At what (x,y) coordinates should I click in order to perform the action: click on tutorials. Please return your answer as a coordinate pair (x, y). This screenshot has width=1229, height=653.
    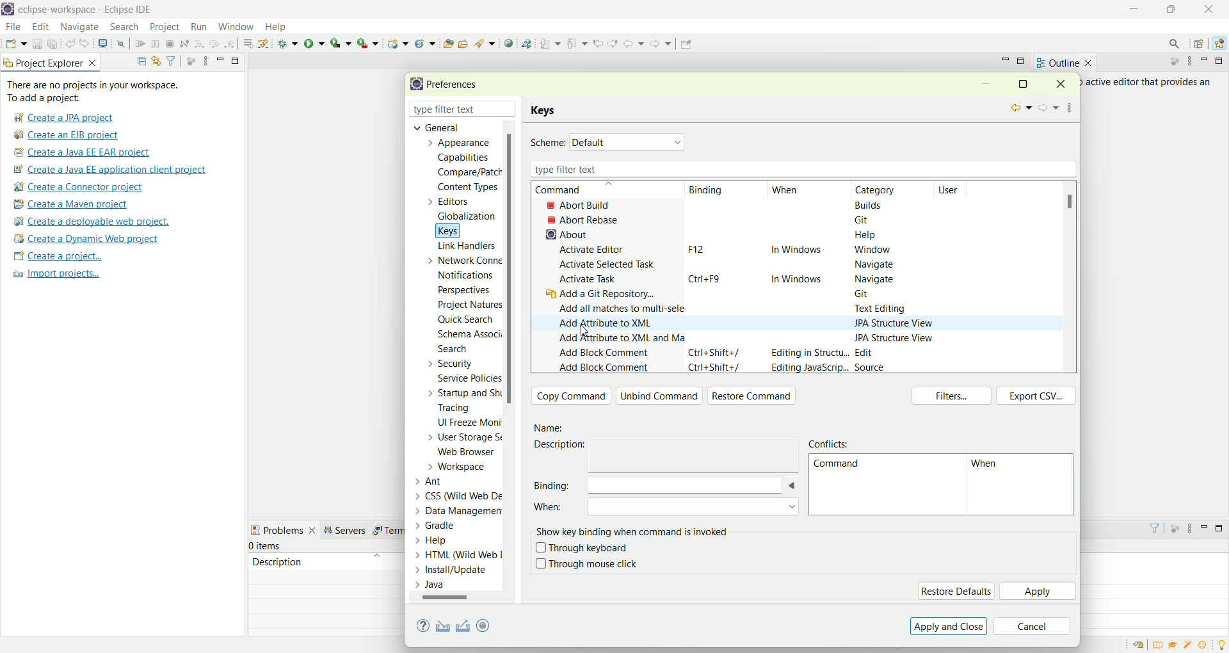
    Looking at the image, I should click on (1173, 645).